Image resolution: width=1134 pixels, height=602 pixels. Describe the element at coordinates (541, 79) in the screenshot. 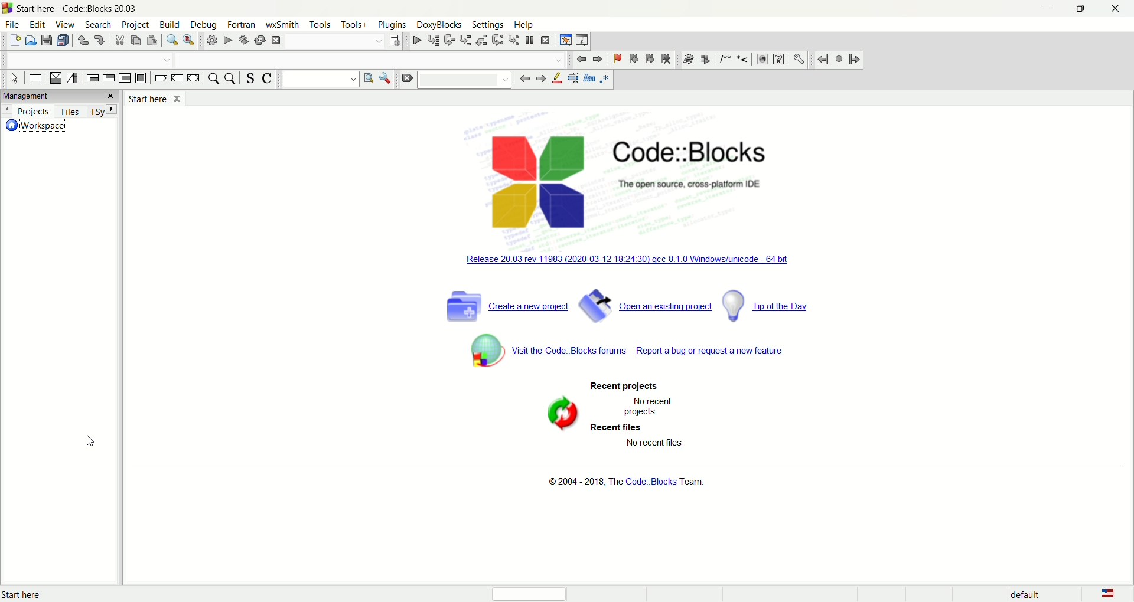

I see `go forward` at that location.